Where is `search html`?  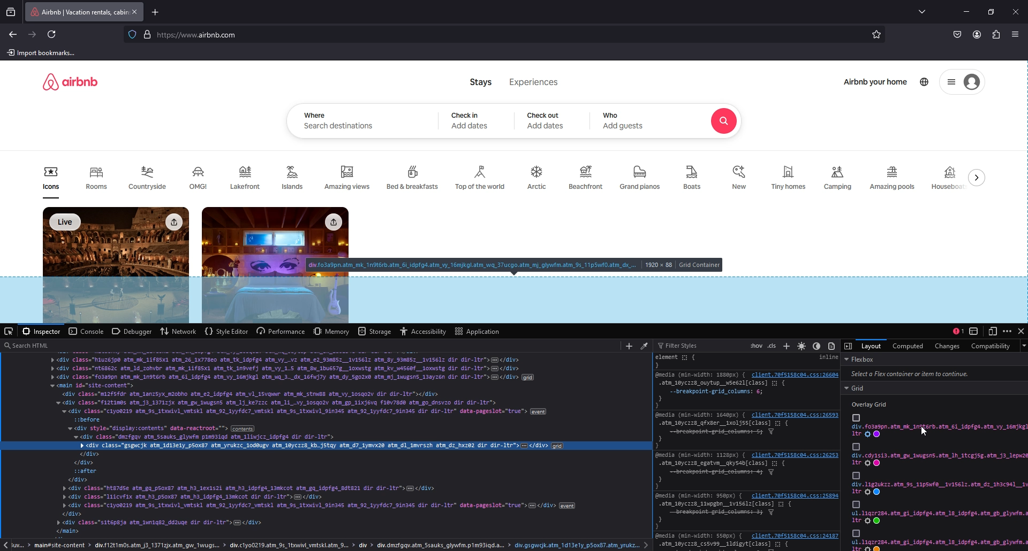 search html is located at coordinates (308, 345).